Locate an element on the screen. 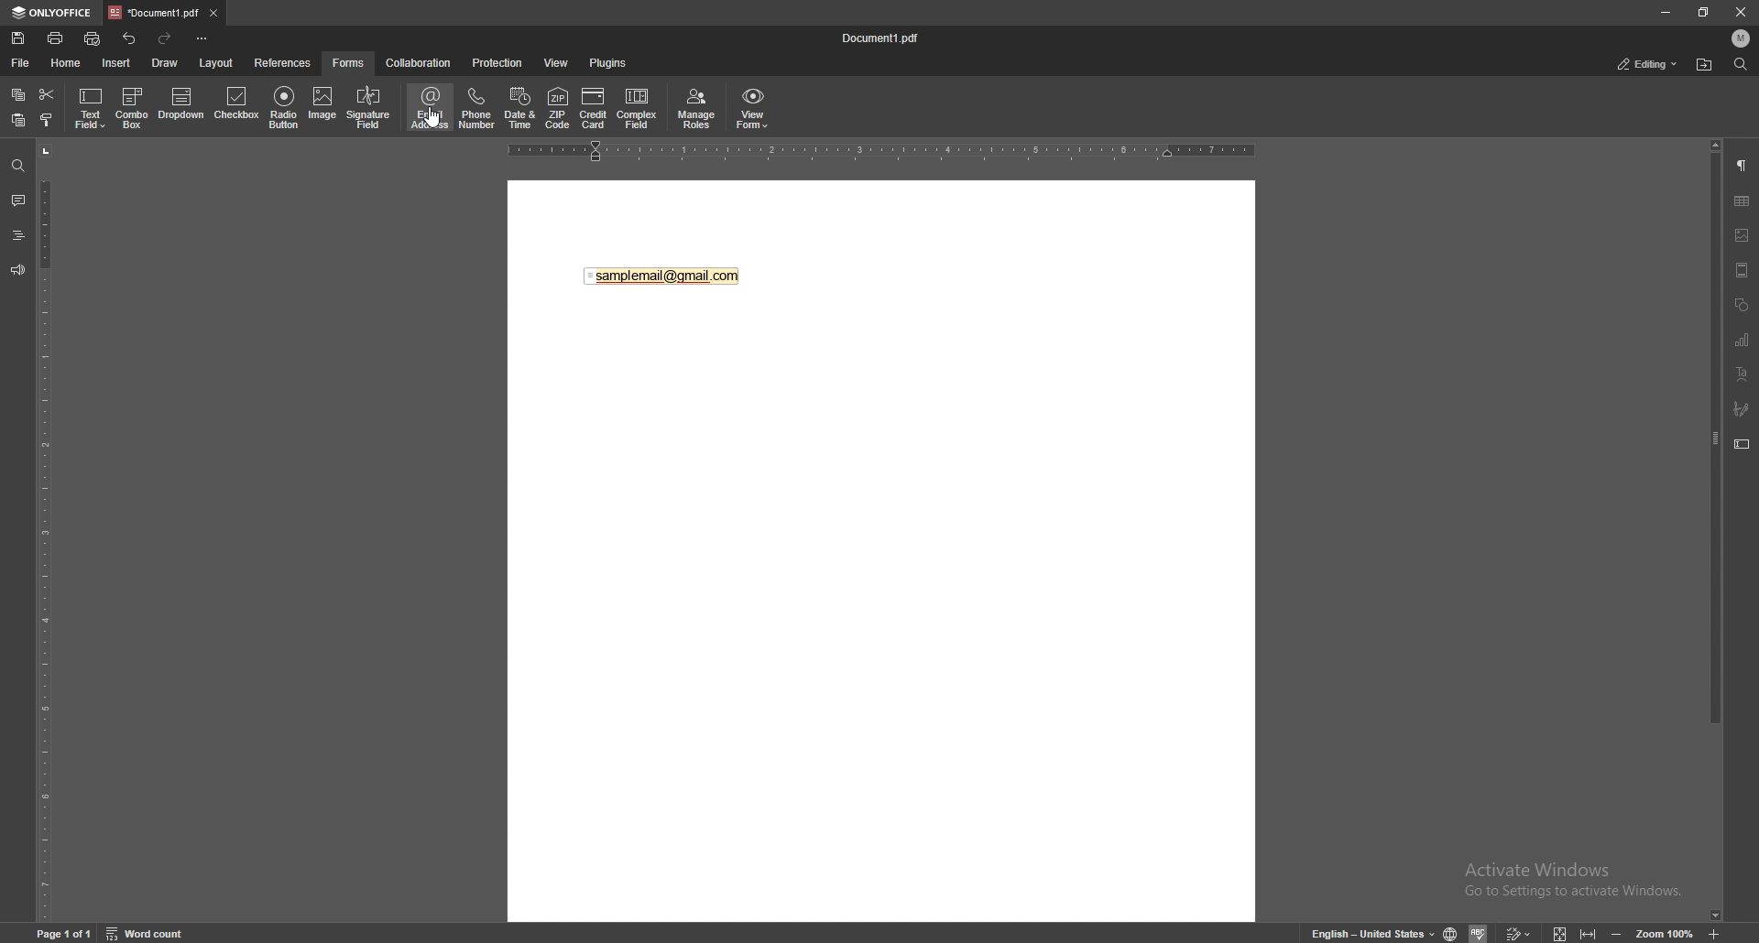 The width and height of the screenshot is (1759, 943). zoom out is located at coordinates (1620, 932).